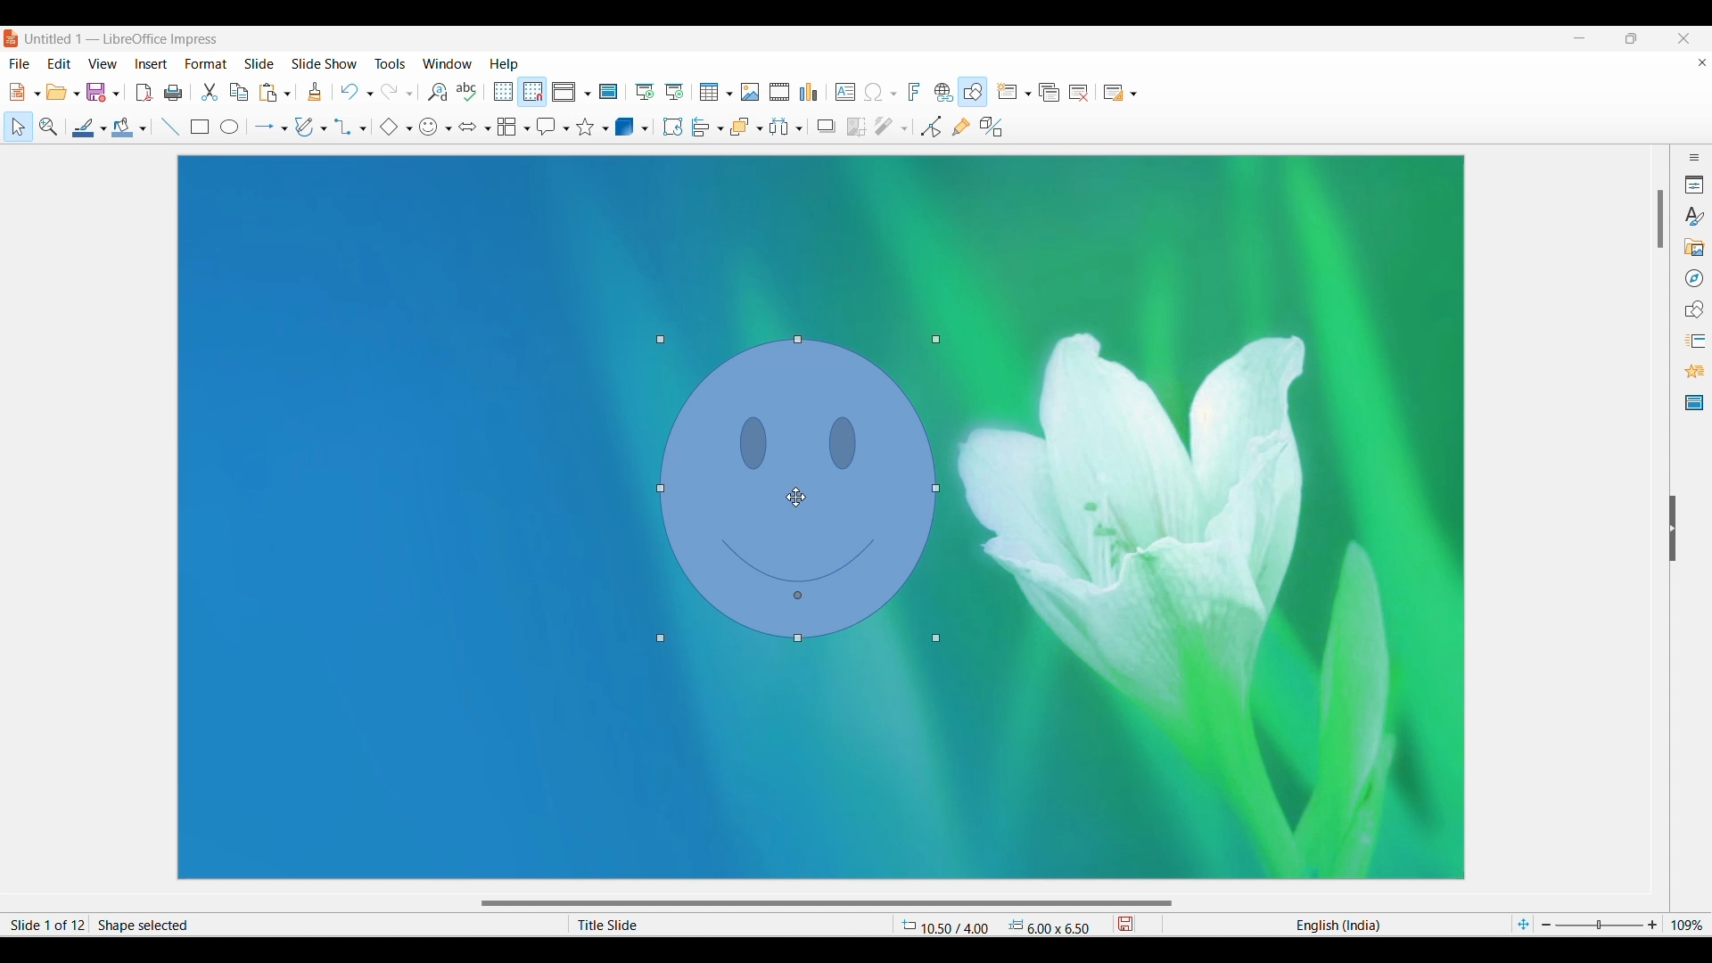  What do you see at coordinates (532, 93) in the screenshot?
I see `Snap to grid` at bounding box center [532, 93].